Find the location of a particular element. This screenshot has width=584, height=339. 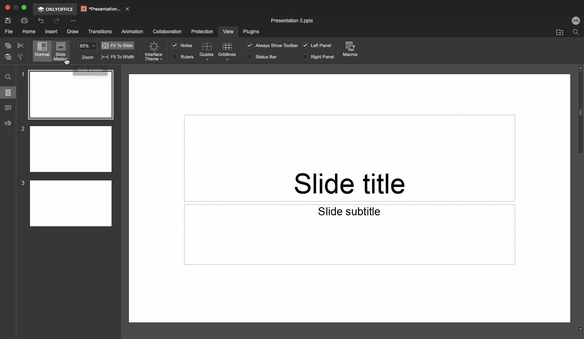

Fit to slide is located at coordinates (118, 45).